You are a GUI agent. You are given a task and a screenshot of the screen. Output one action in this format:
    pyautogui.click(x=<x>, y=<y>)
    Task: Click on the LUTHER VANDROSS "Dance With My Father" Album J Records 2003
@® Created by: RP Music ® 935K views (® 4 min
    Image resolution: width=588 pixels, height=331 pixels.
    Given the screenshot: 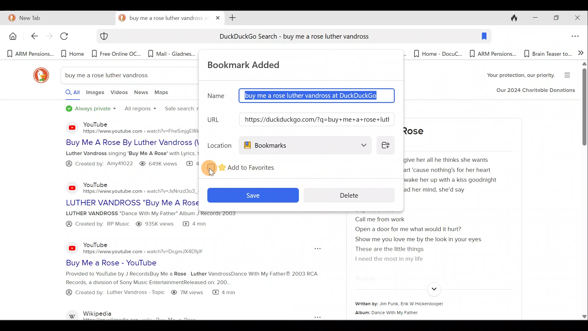 What is the action you would take?
    pyautogui.click(x=126, y=220)
    